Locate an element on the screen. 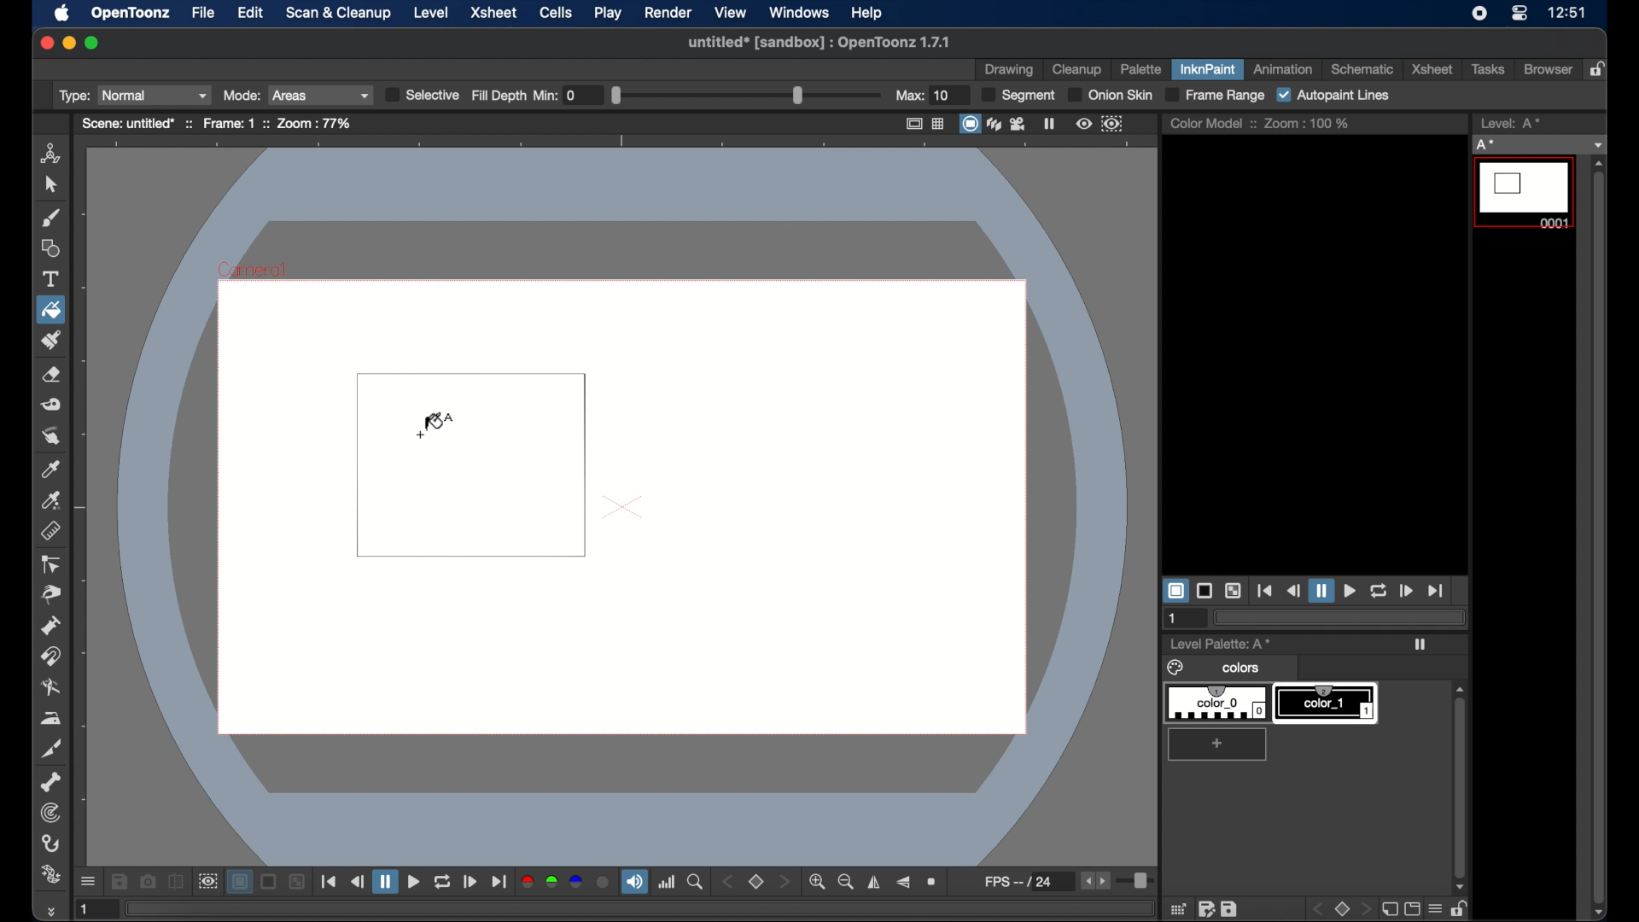  segment is located at coordinates (1018, 96).